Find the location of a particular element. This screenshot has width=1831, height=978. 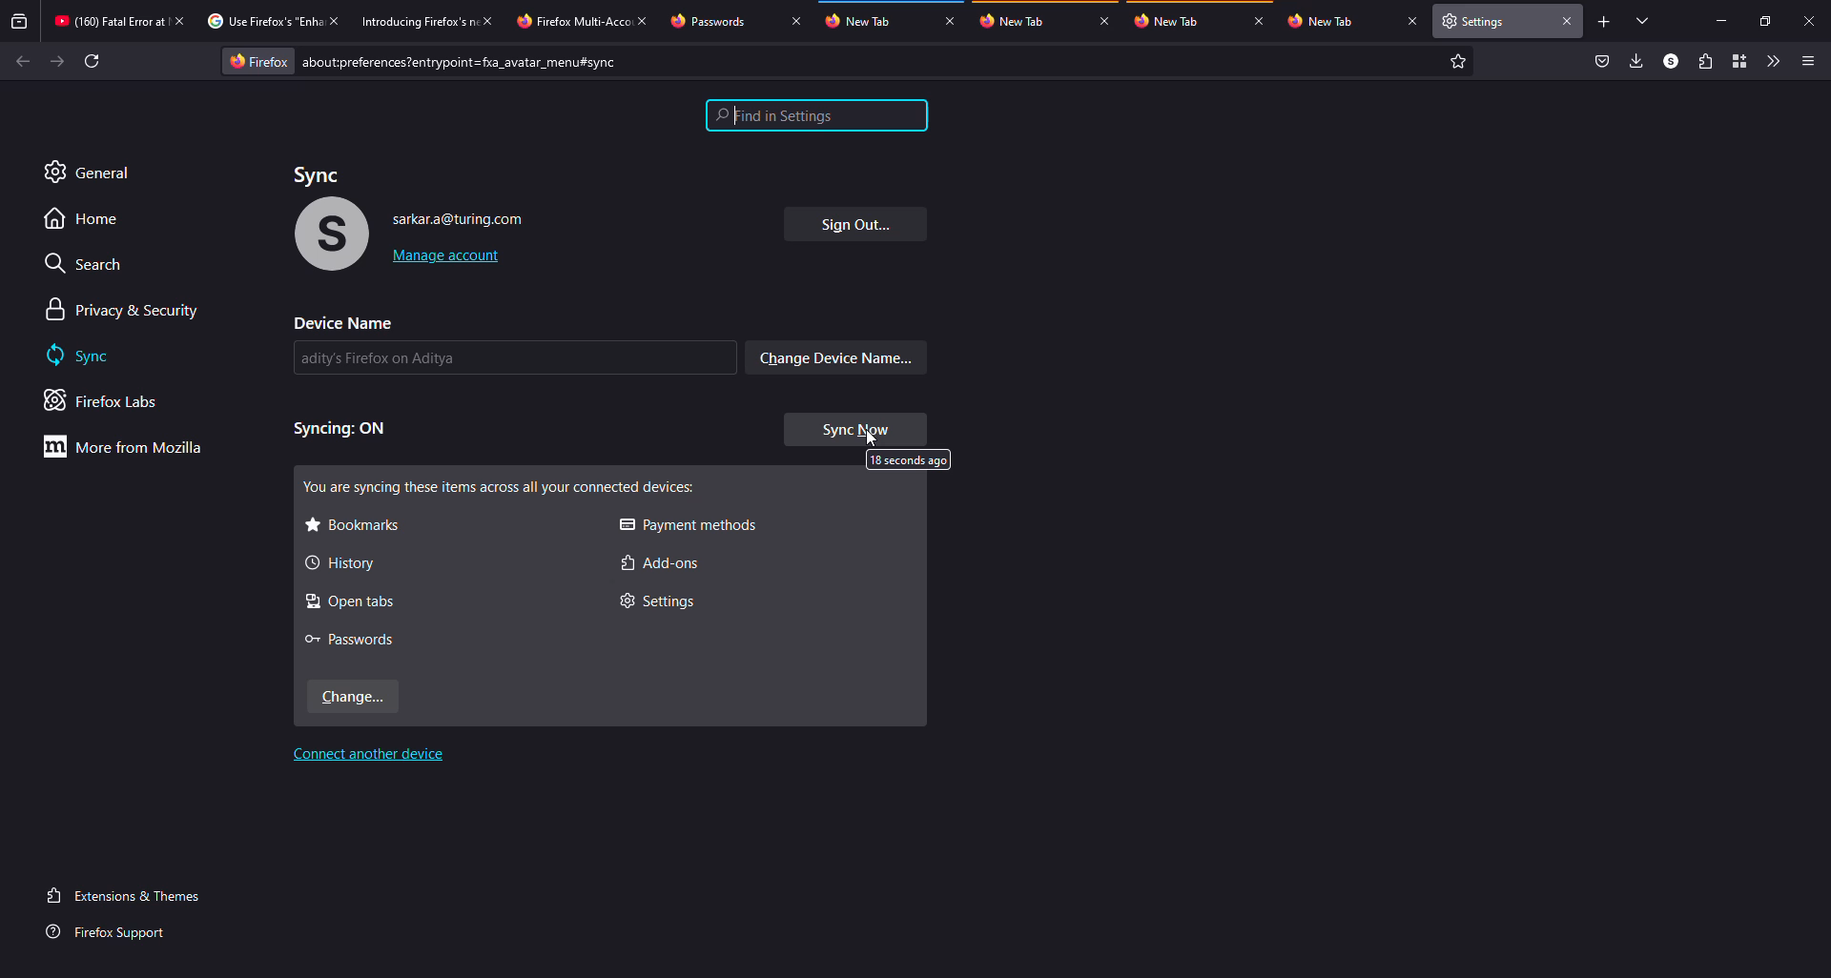

change is located at coordinates (836, 357).